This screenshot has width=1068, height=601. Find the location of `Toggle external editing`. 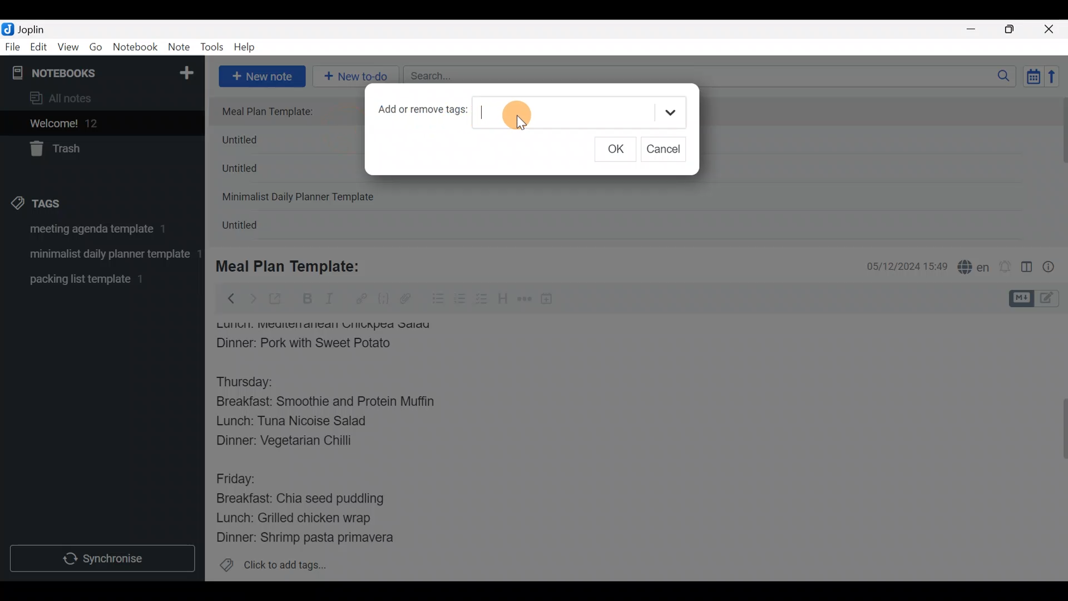

Toggle external editing is located at coordinates (279, 299).